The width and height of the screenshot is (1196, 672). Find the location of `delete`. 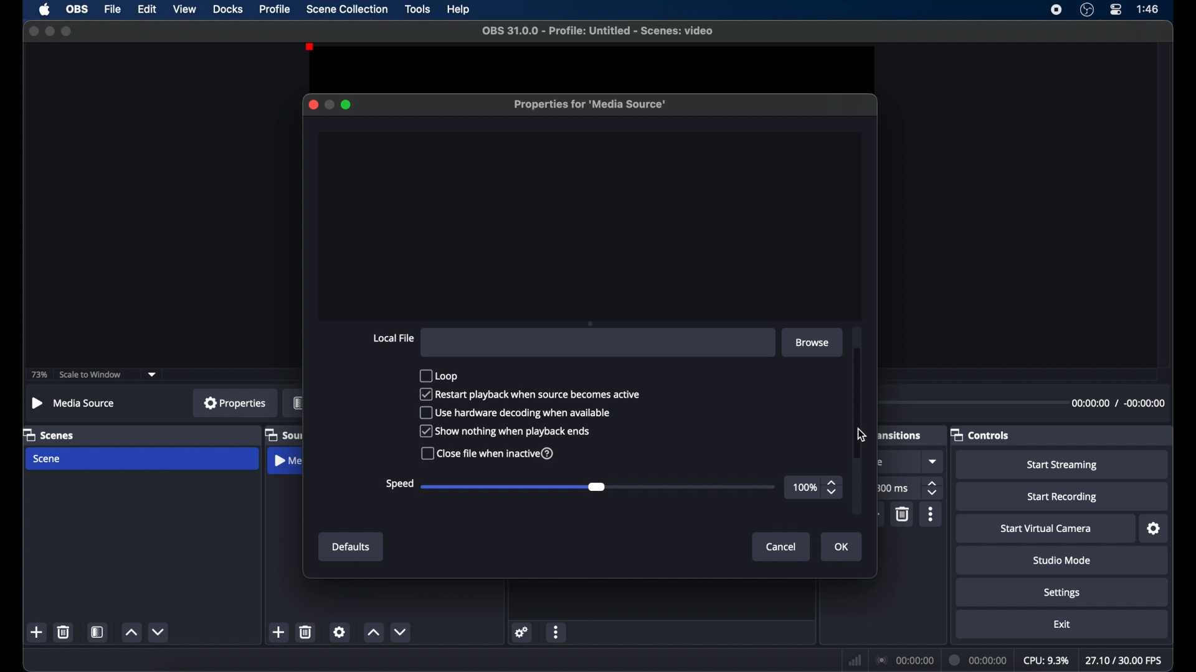

delete is located at coordinates (64, 632).